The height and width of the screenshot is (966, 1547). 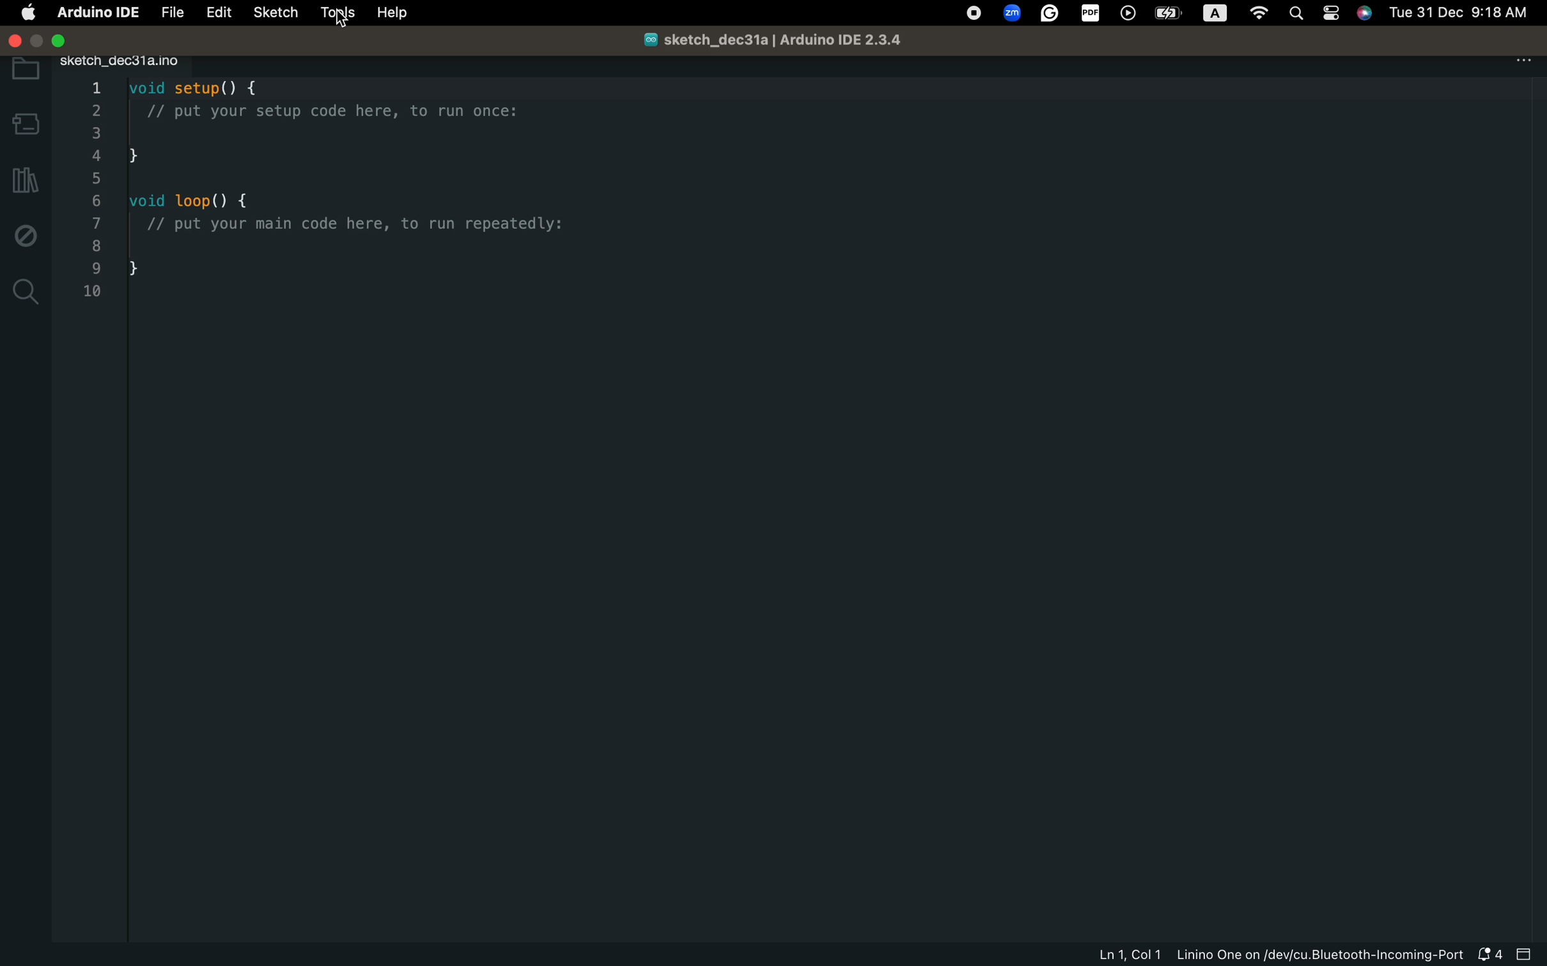 What do you see at coordinates (212, 15) in the screenshot?
I see `edit` at bounding box center [212, 15].